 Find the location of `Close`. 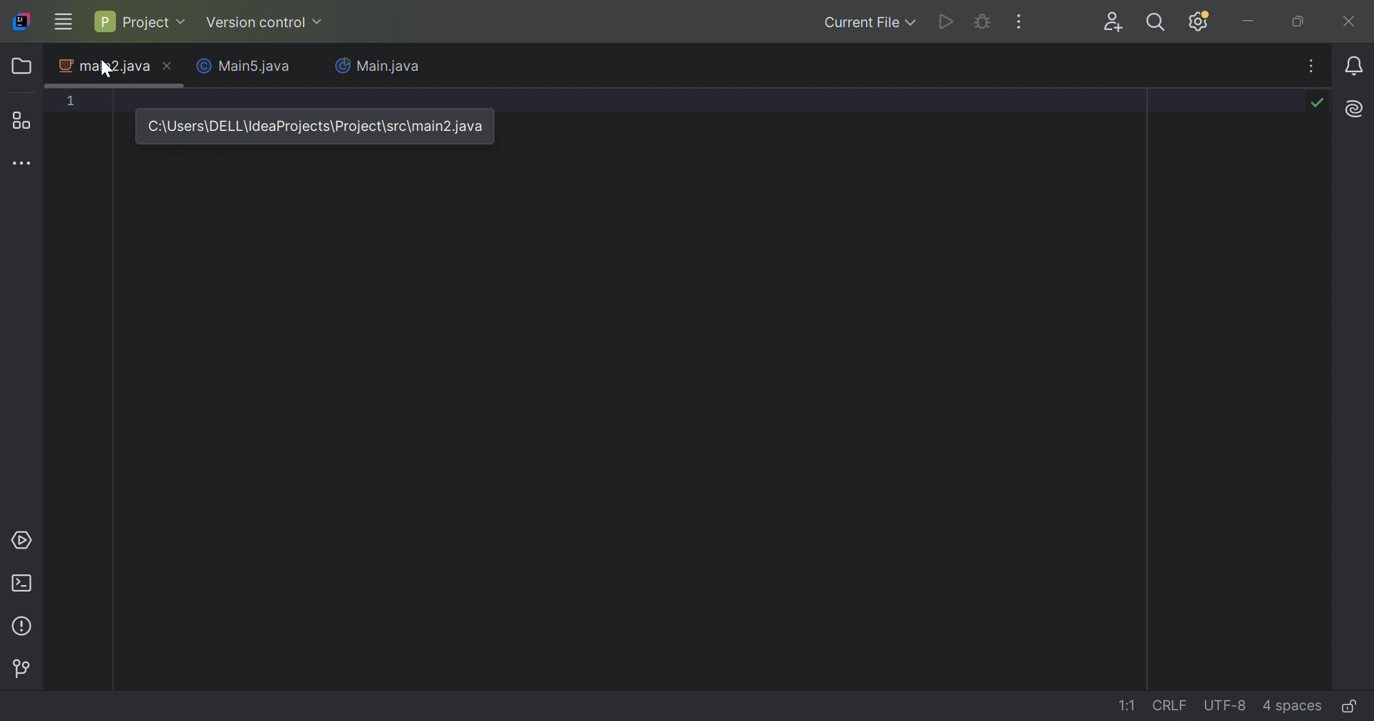

Close is located at coordinates (168, 69).